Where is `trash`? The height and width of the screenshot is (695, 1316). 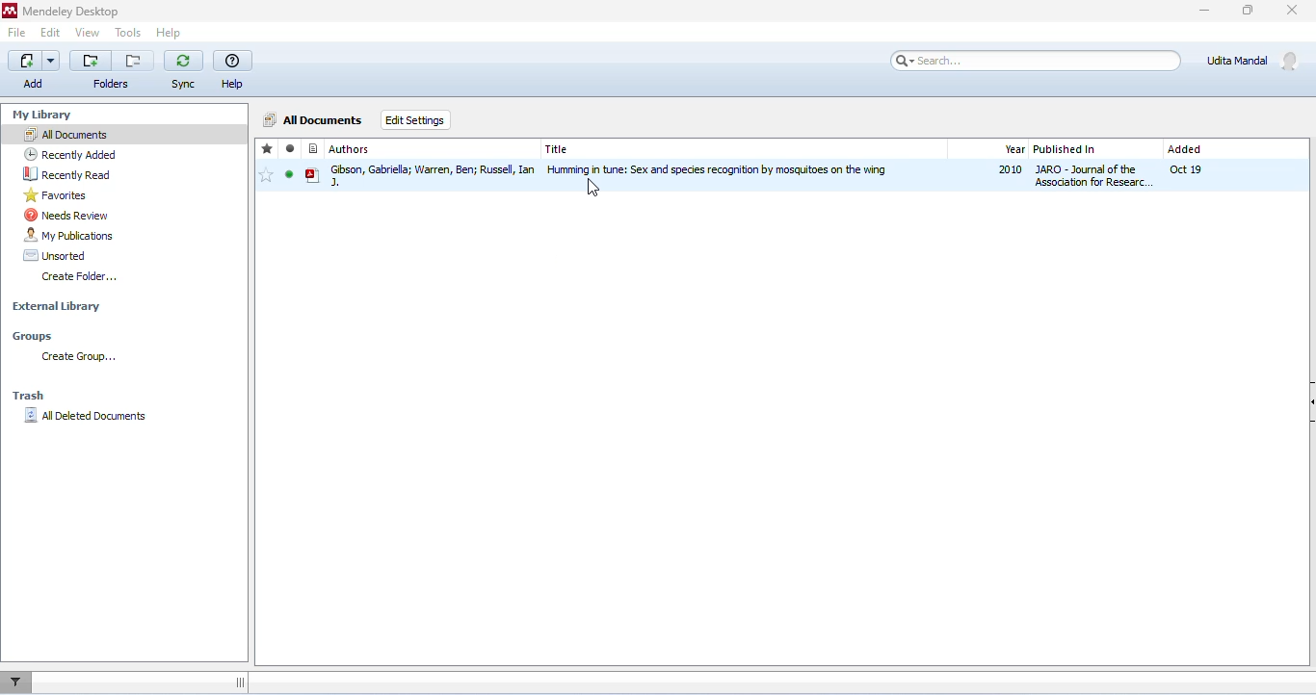 trash is located at coordinates (39, 394).